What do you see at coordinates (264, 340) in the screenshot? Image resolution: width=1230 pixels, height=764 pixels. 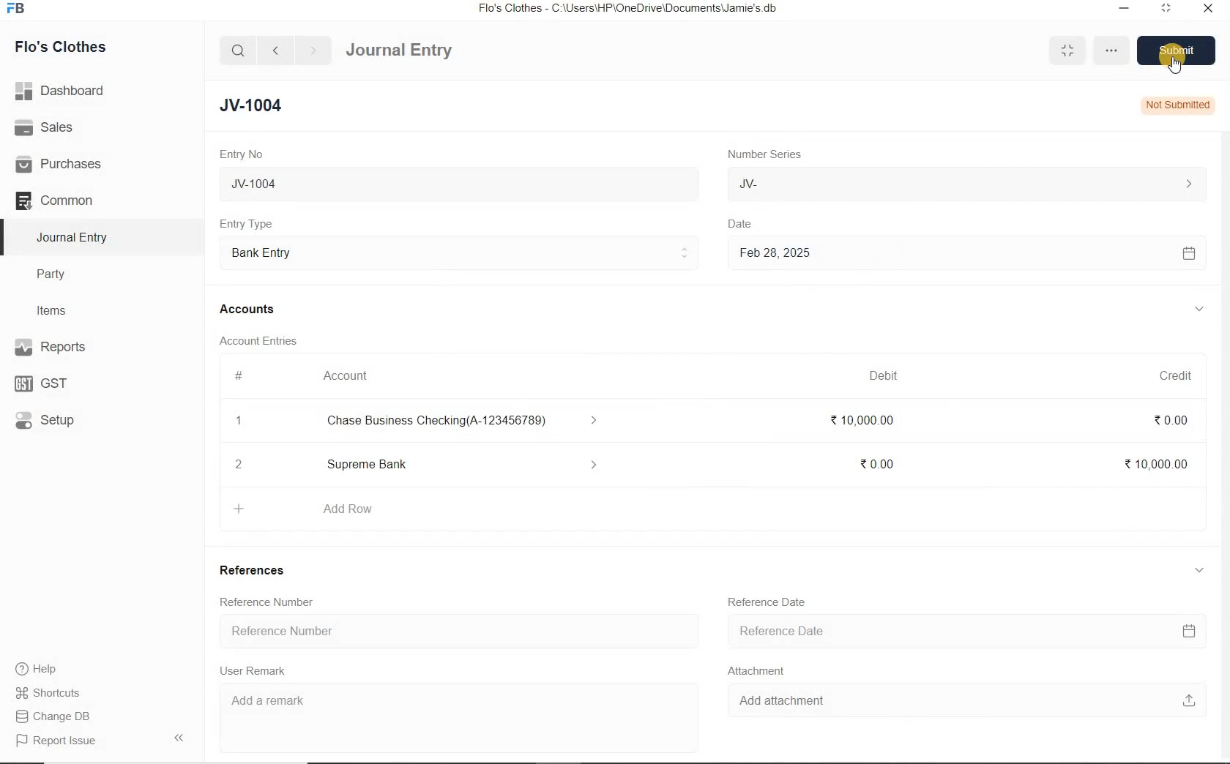 I see `Account Entries` at bounding box center [264, 340].